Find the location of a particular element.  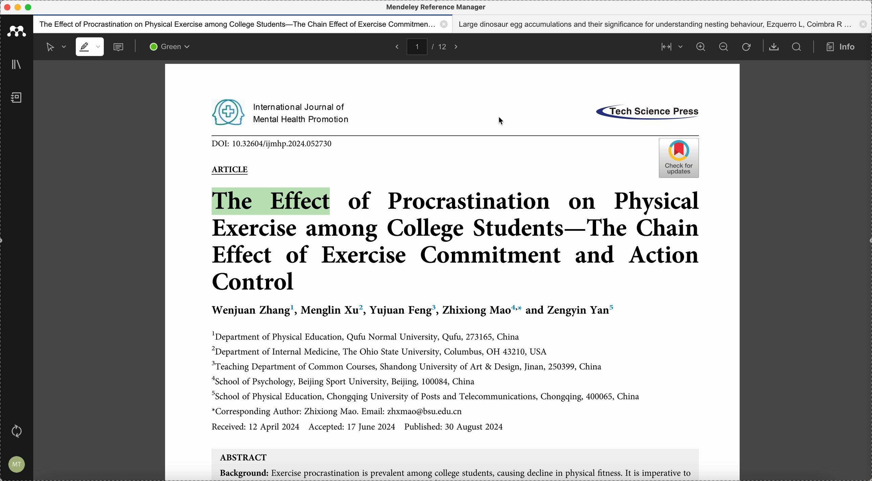

green color is located at coordinates (171, 48).